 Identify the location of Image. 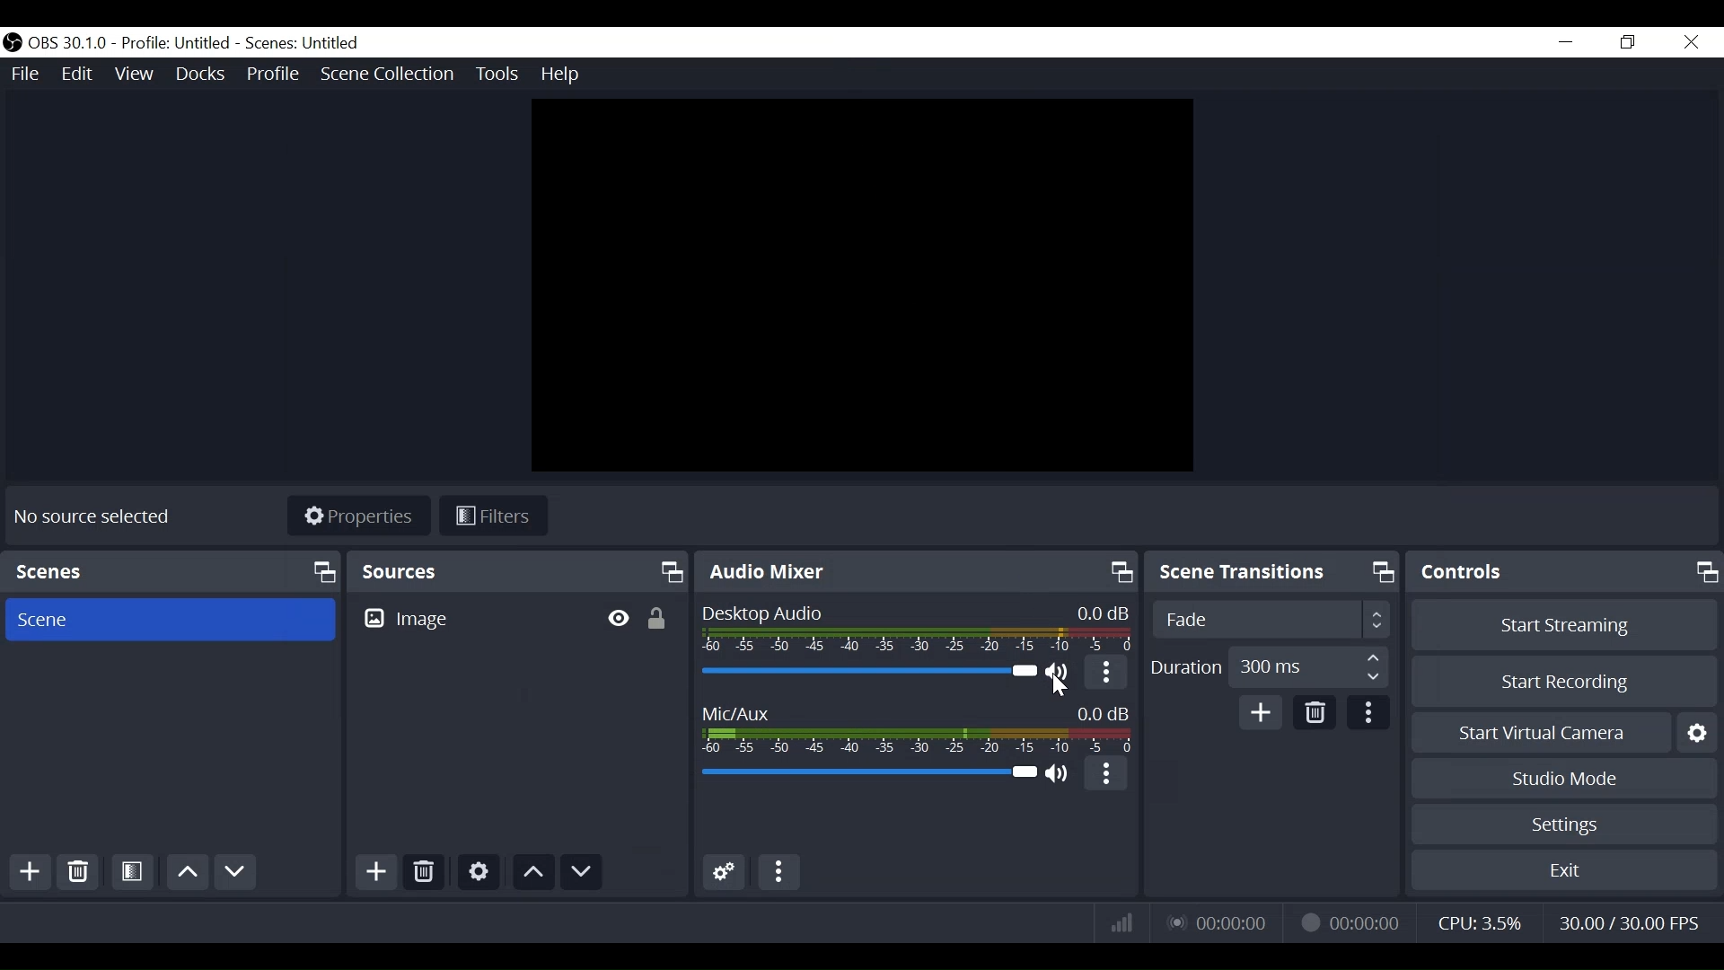
(410, 621).